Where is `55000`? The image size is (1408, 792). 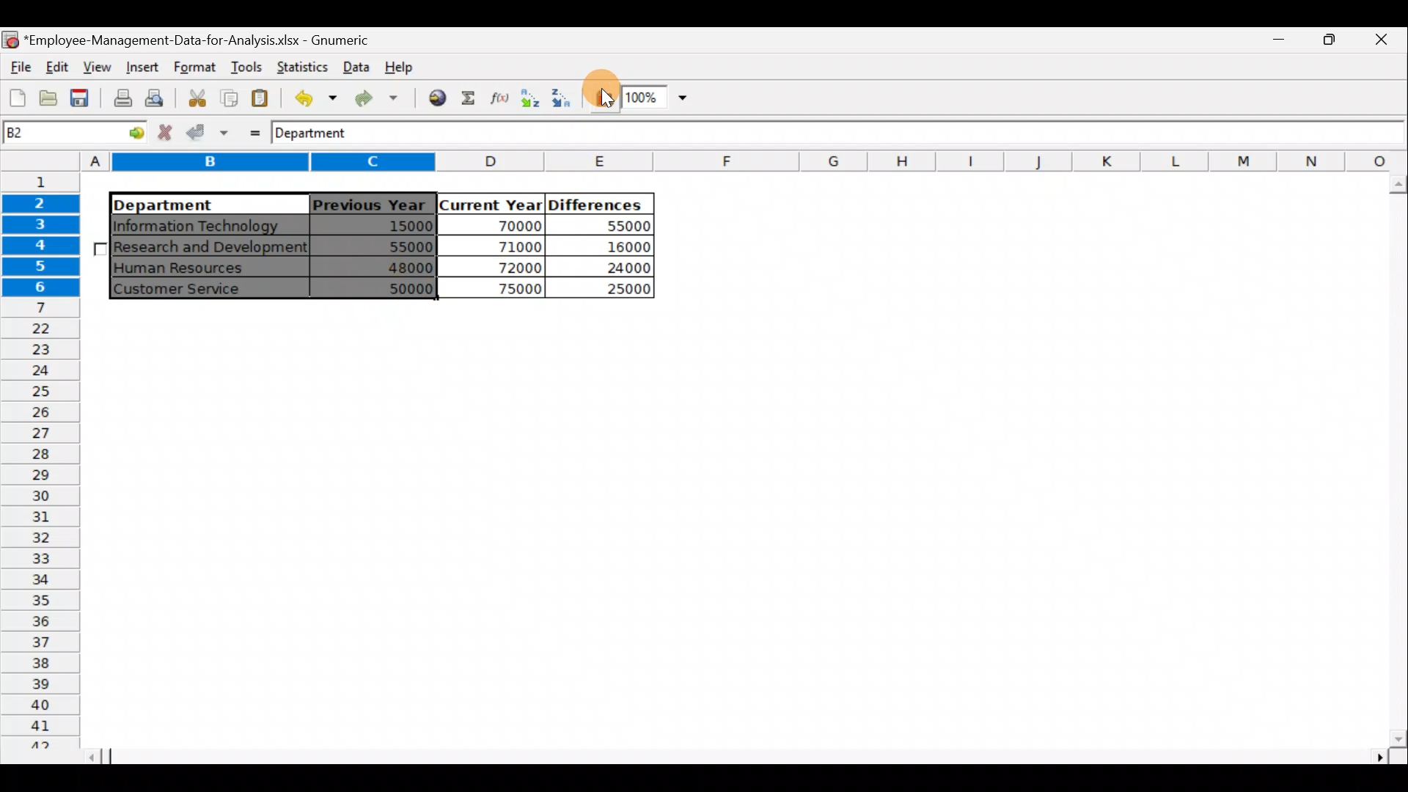 55000 is located at coordinates (402, 246).